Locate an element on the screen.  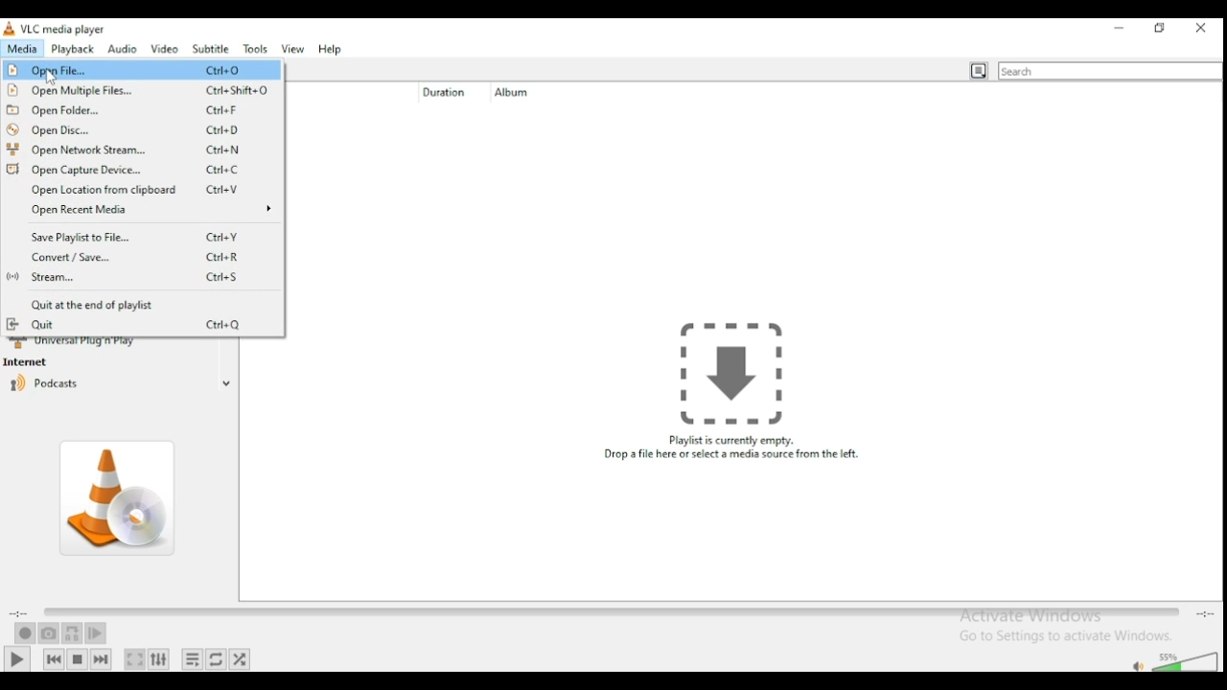
save playlist to file is located at coordinates (139, 234).